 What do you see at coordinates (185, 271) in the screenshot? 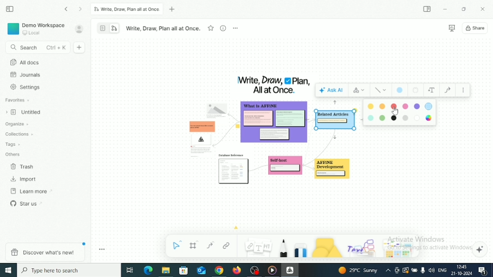
I see `Microsoft store` at bounding box center [185, 271].